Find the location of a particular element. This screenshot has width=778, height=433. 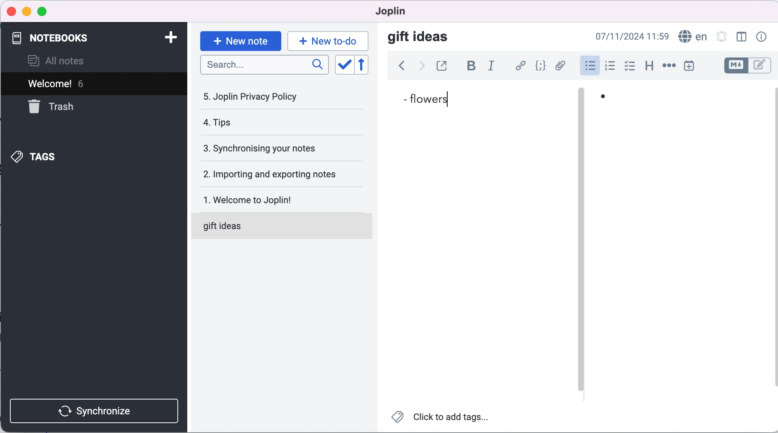

reverse sort order is located at coordinates (364, 65).